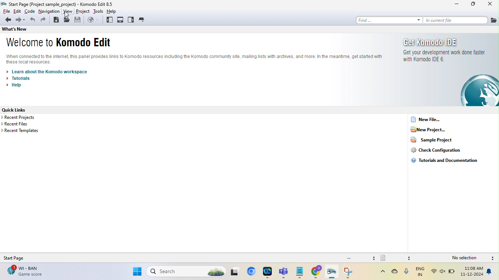 Image resolution: width=499 pixels, height=280 pixels. What do you see at coordinates (114, 11) in the screenshot?
I see `help` at bounding box center [114, 11].